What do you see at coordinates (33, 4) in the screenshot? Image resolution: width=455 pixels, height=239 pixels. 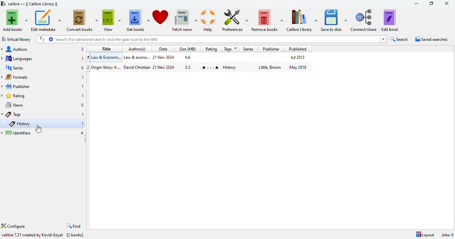 I see `calibre library` at bounding box center [33, 4].